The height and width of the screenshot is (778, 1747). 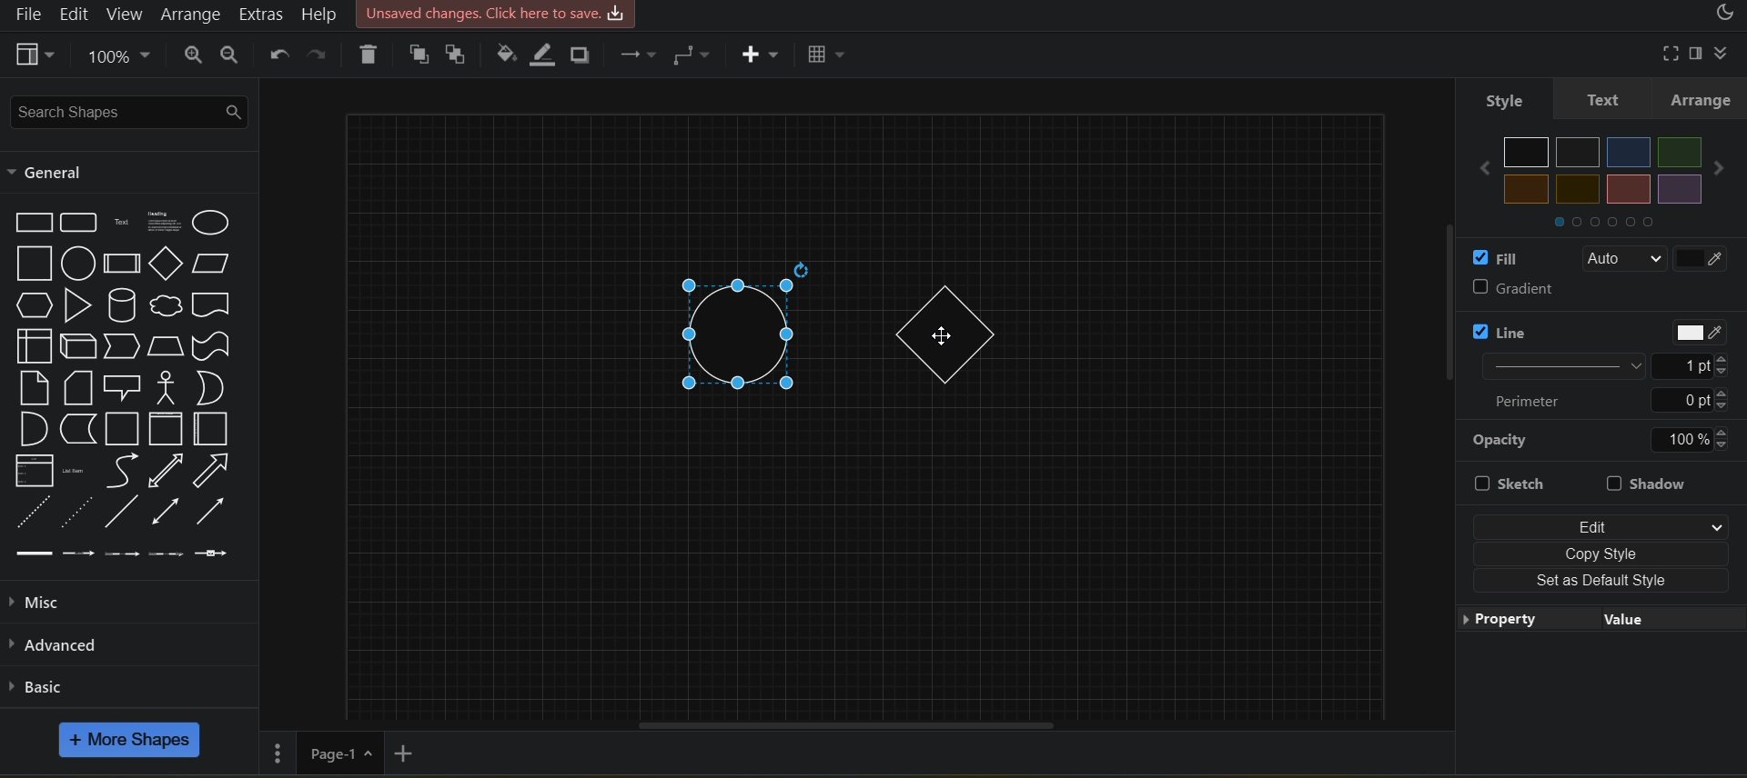 I want to click on redo, so click(x=320, y=53).